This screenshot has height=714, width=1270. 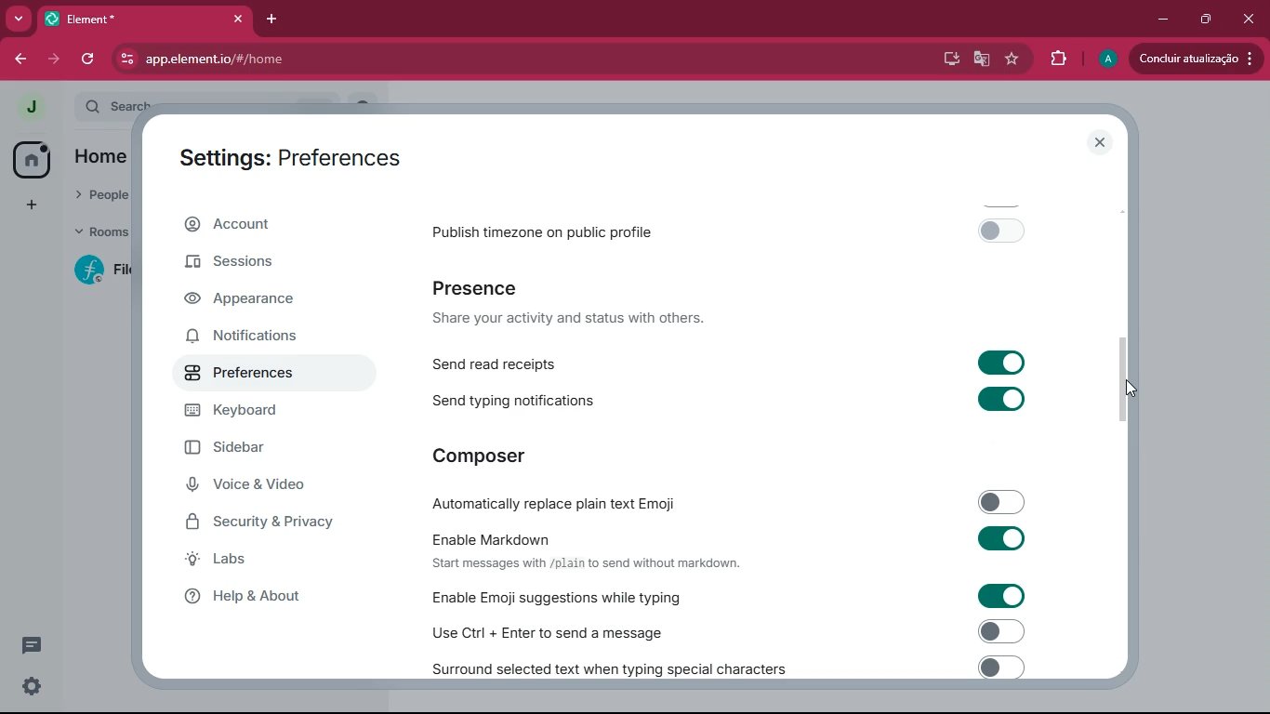 What do you see at coordinates (146, 19) in the screenshot?
I see `tab` at bounding box center [146, 19].